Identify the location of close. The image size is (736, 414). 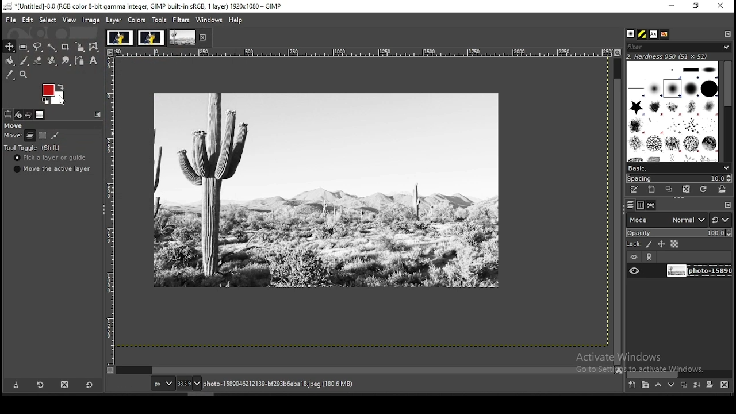
(204, 37).